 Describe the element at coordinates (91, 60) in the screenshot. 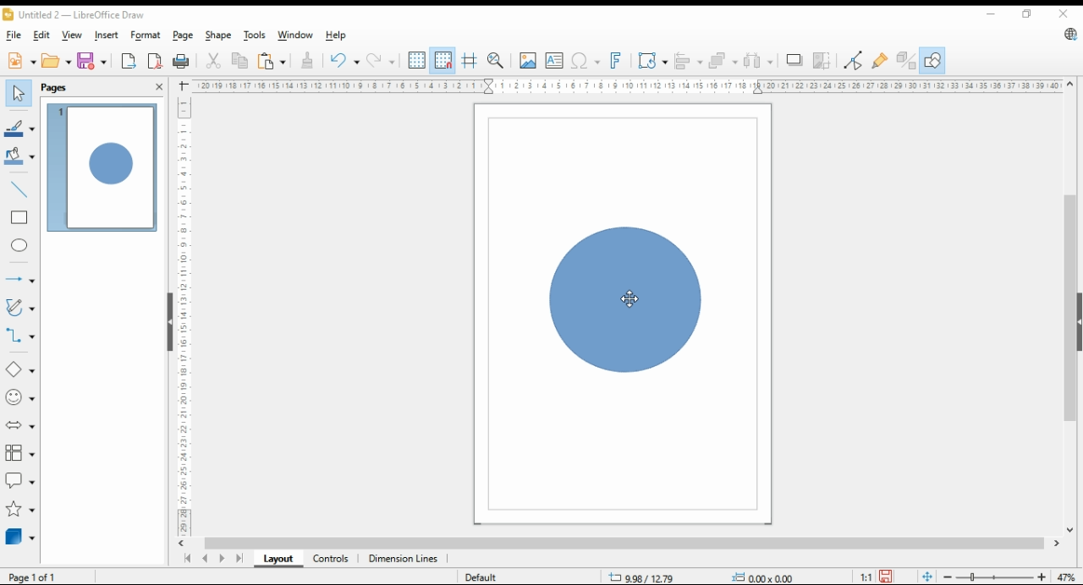

I see `save` at that location.